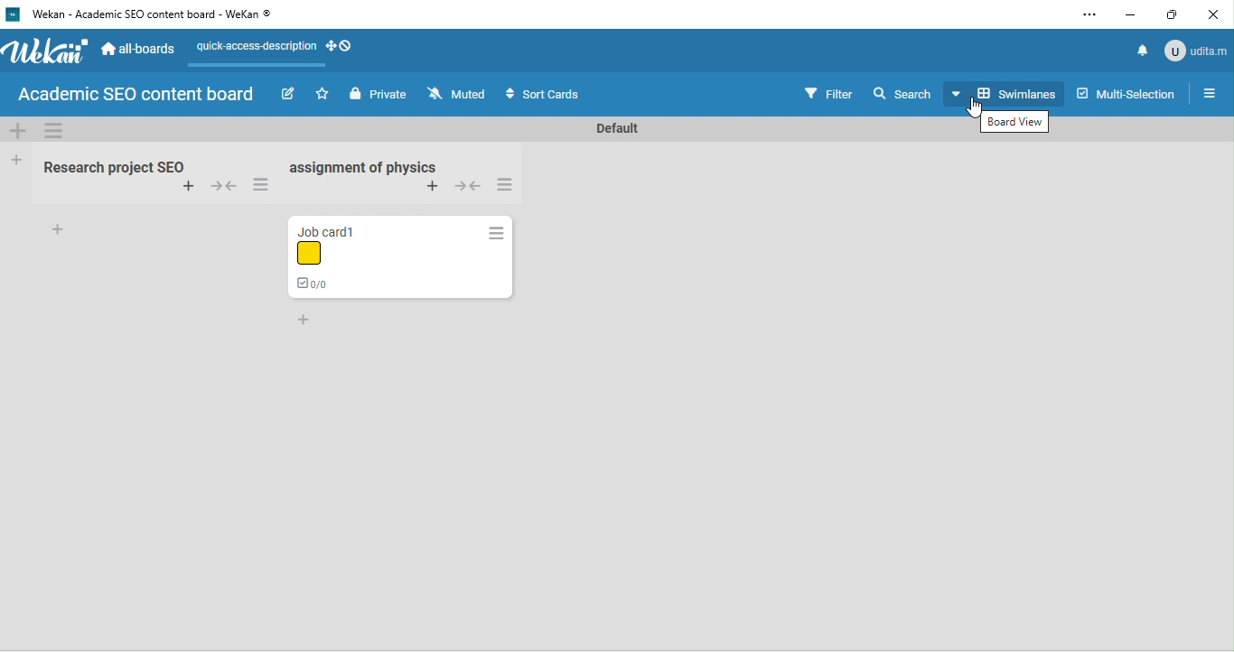  Describe the element at coordinates (185, 188) in the screenshot. I see `add card` at that location.